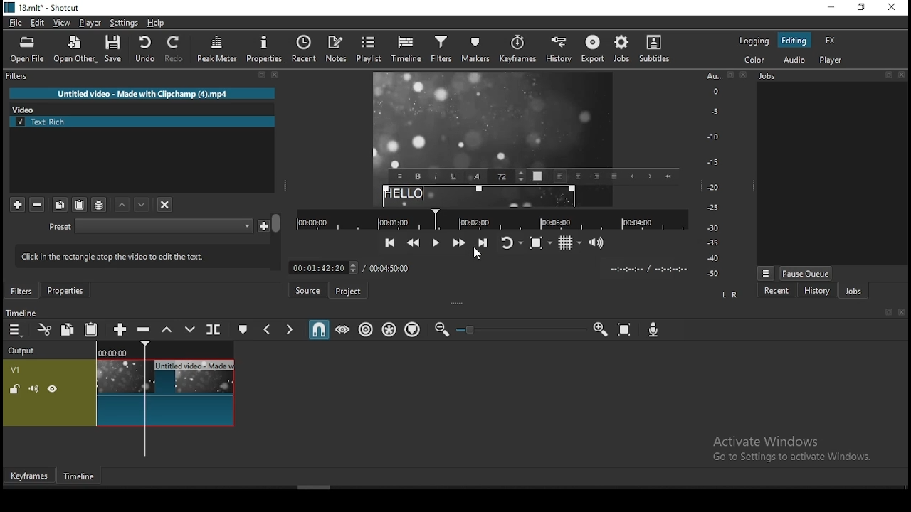 The image size is (911, 512). What do you see at coordinates (30, 476) in the screenshot?
I see `keyframes` at bounding box center [30, 476].